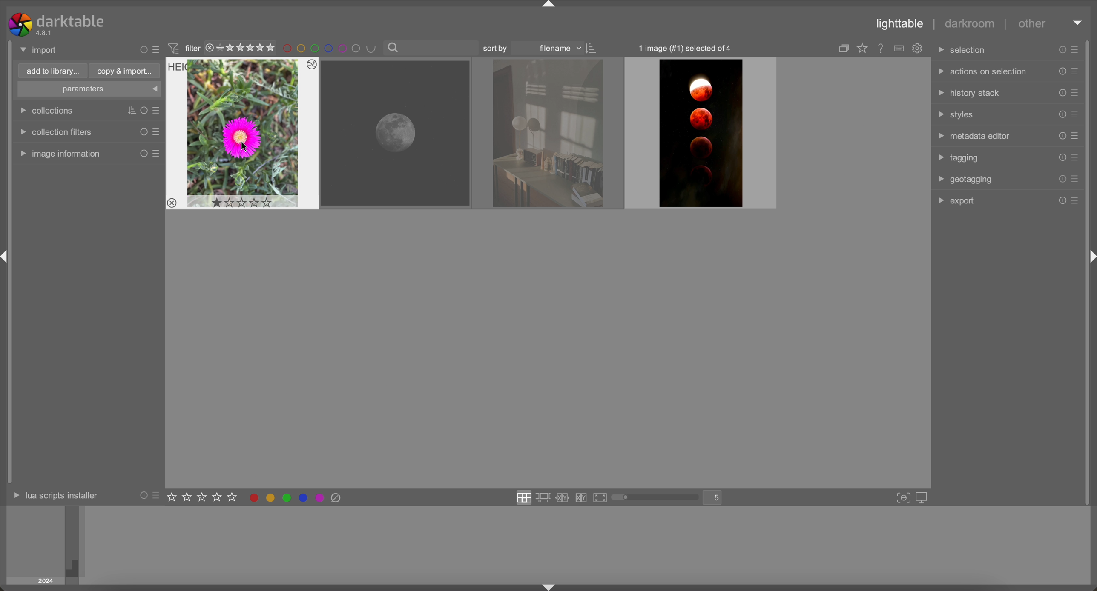 The image size is (1097, 591). Describe the element at coordinates (655, 498) in the screenshot. I see `scroll bar` at that location.